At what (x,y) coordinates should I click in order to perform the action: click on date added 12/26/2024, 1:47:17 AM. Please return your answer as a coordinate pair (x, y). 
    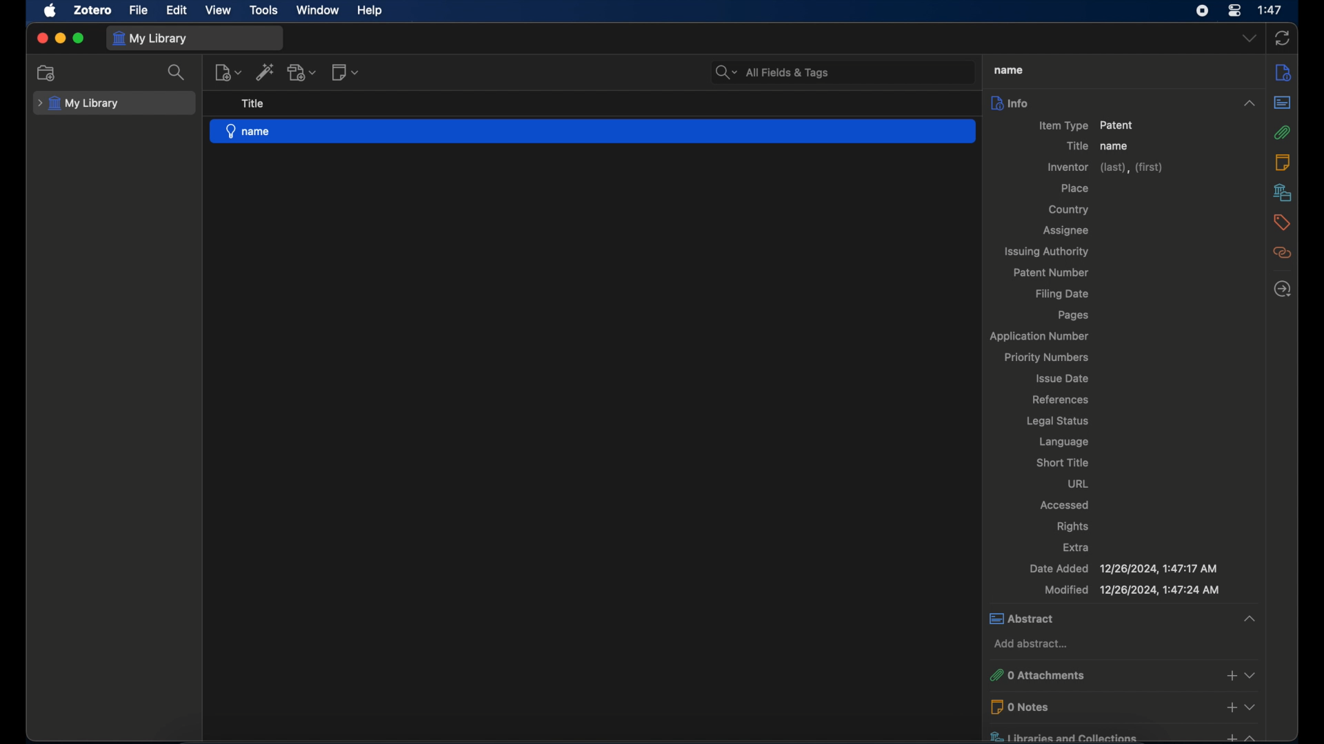
    Looking at the image, I should click on (1123, 569).